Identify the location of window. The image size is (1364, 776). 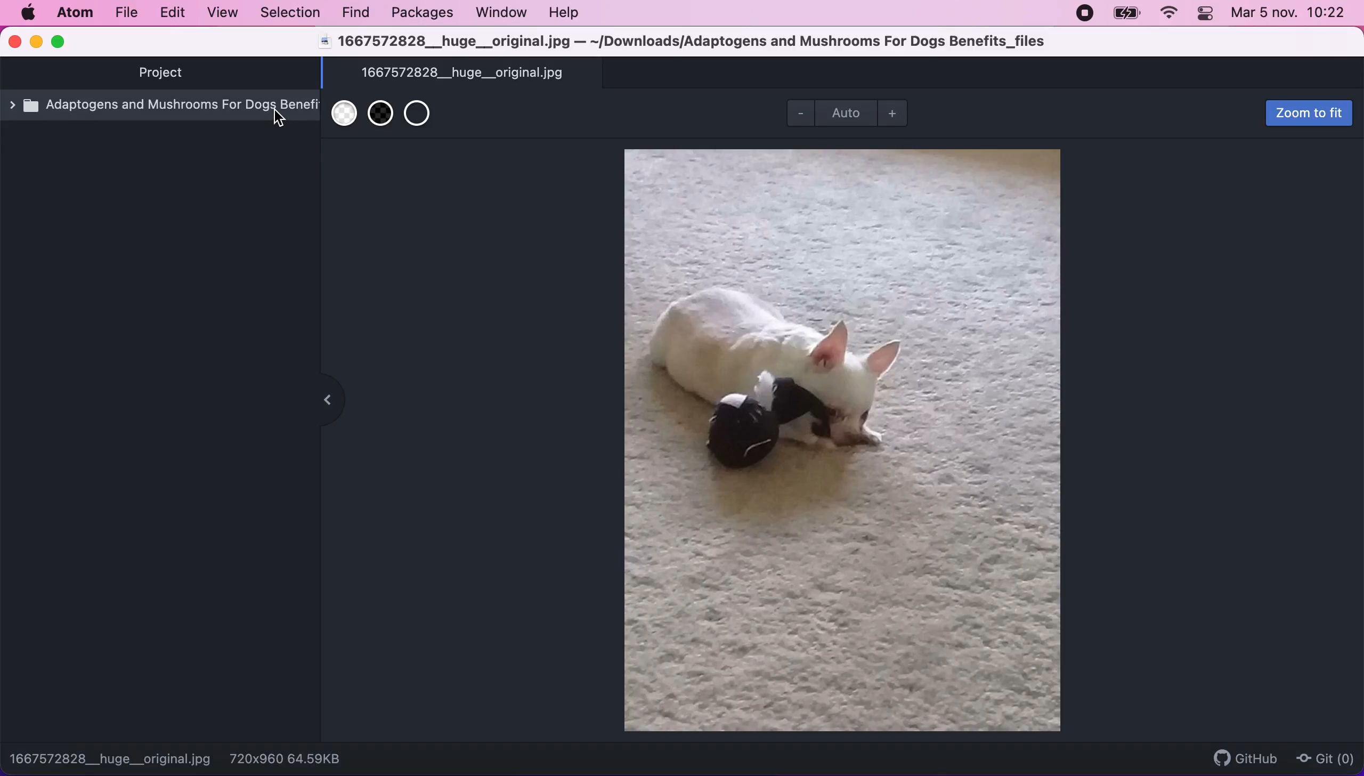
(501, 13).